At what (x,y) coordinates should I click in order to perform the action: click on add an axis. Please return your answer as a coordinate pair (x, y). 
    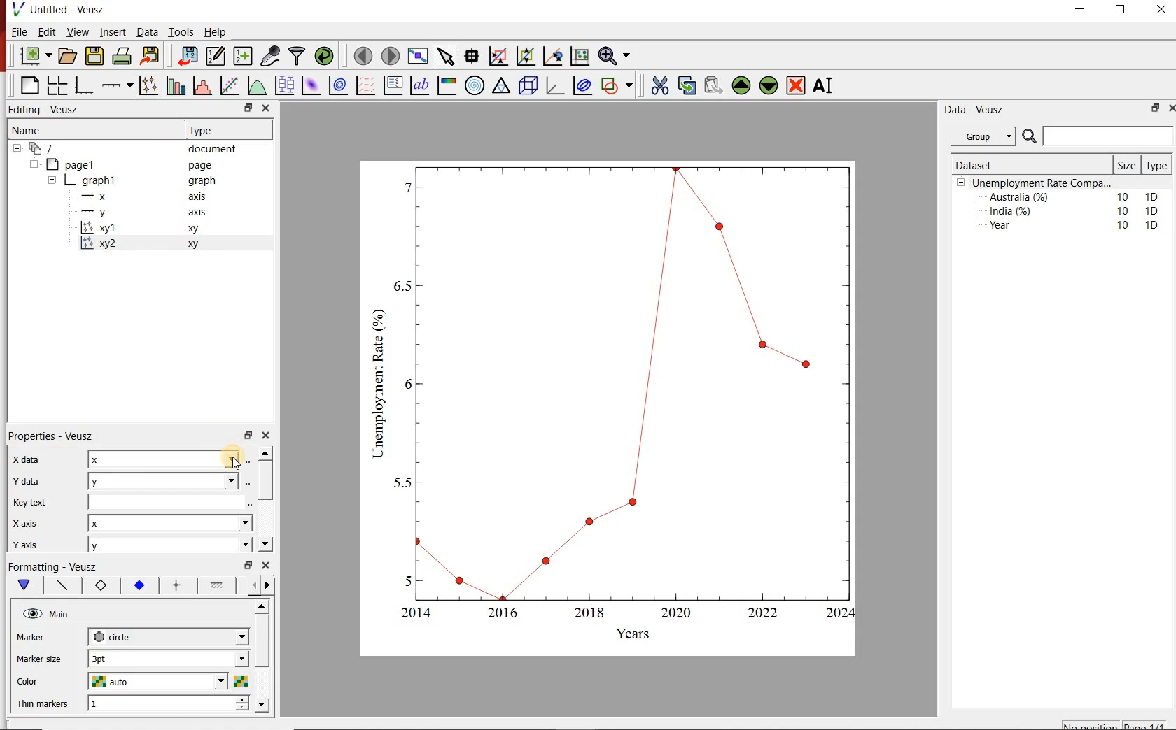
    Looking at the image, I should click on (116, 85).